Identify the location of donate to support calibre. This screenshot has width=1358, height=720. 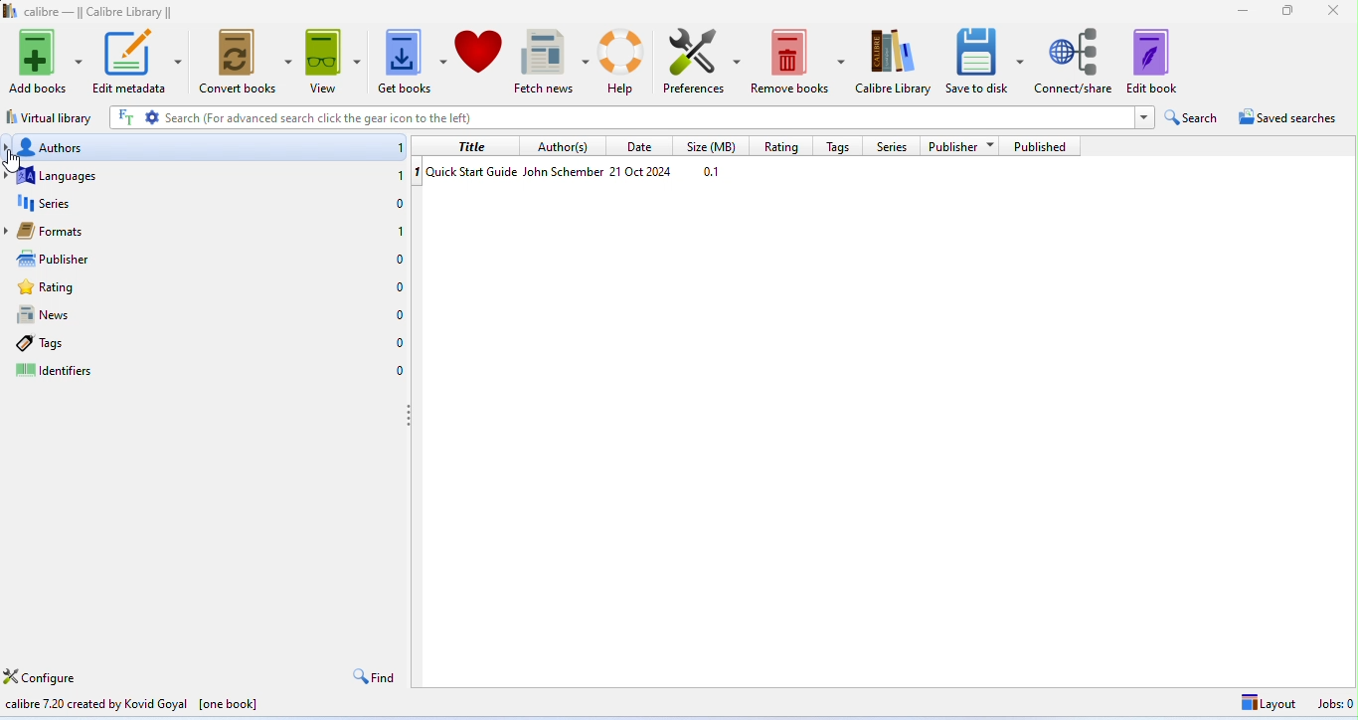
(480, 55).